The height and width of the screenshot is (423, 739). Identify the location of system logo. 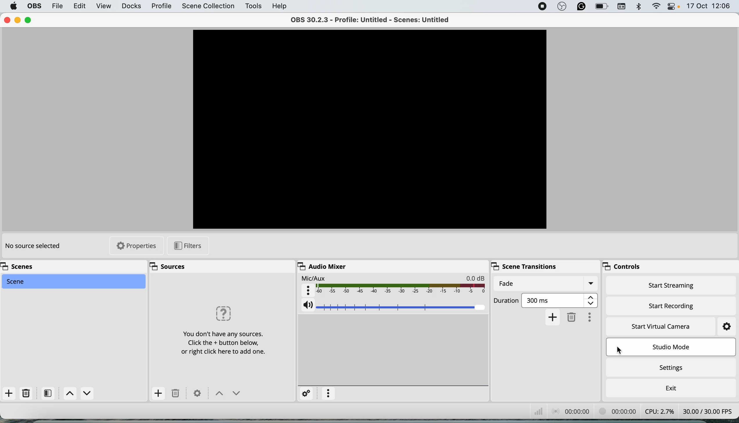
(13, 7).